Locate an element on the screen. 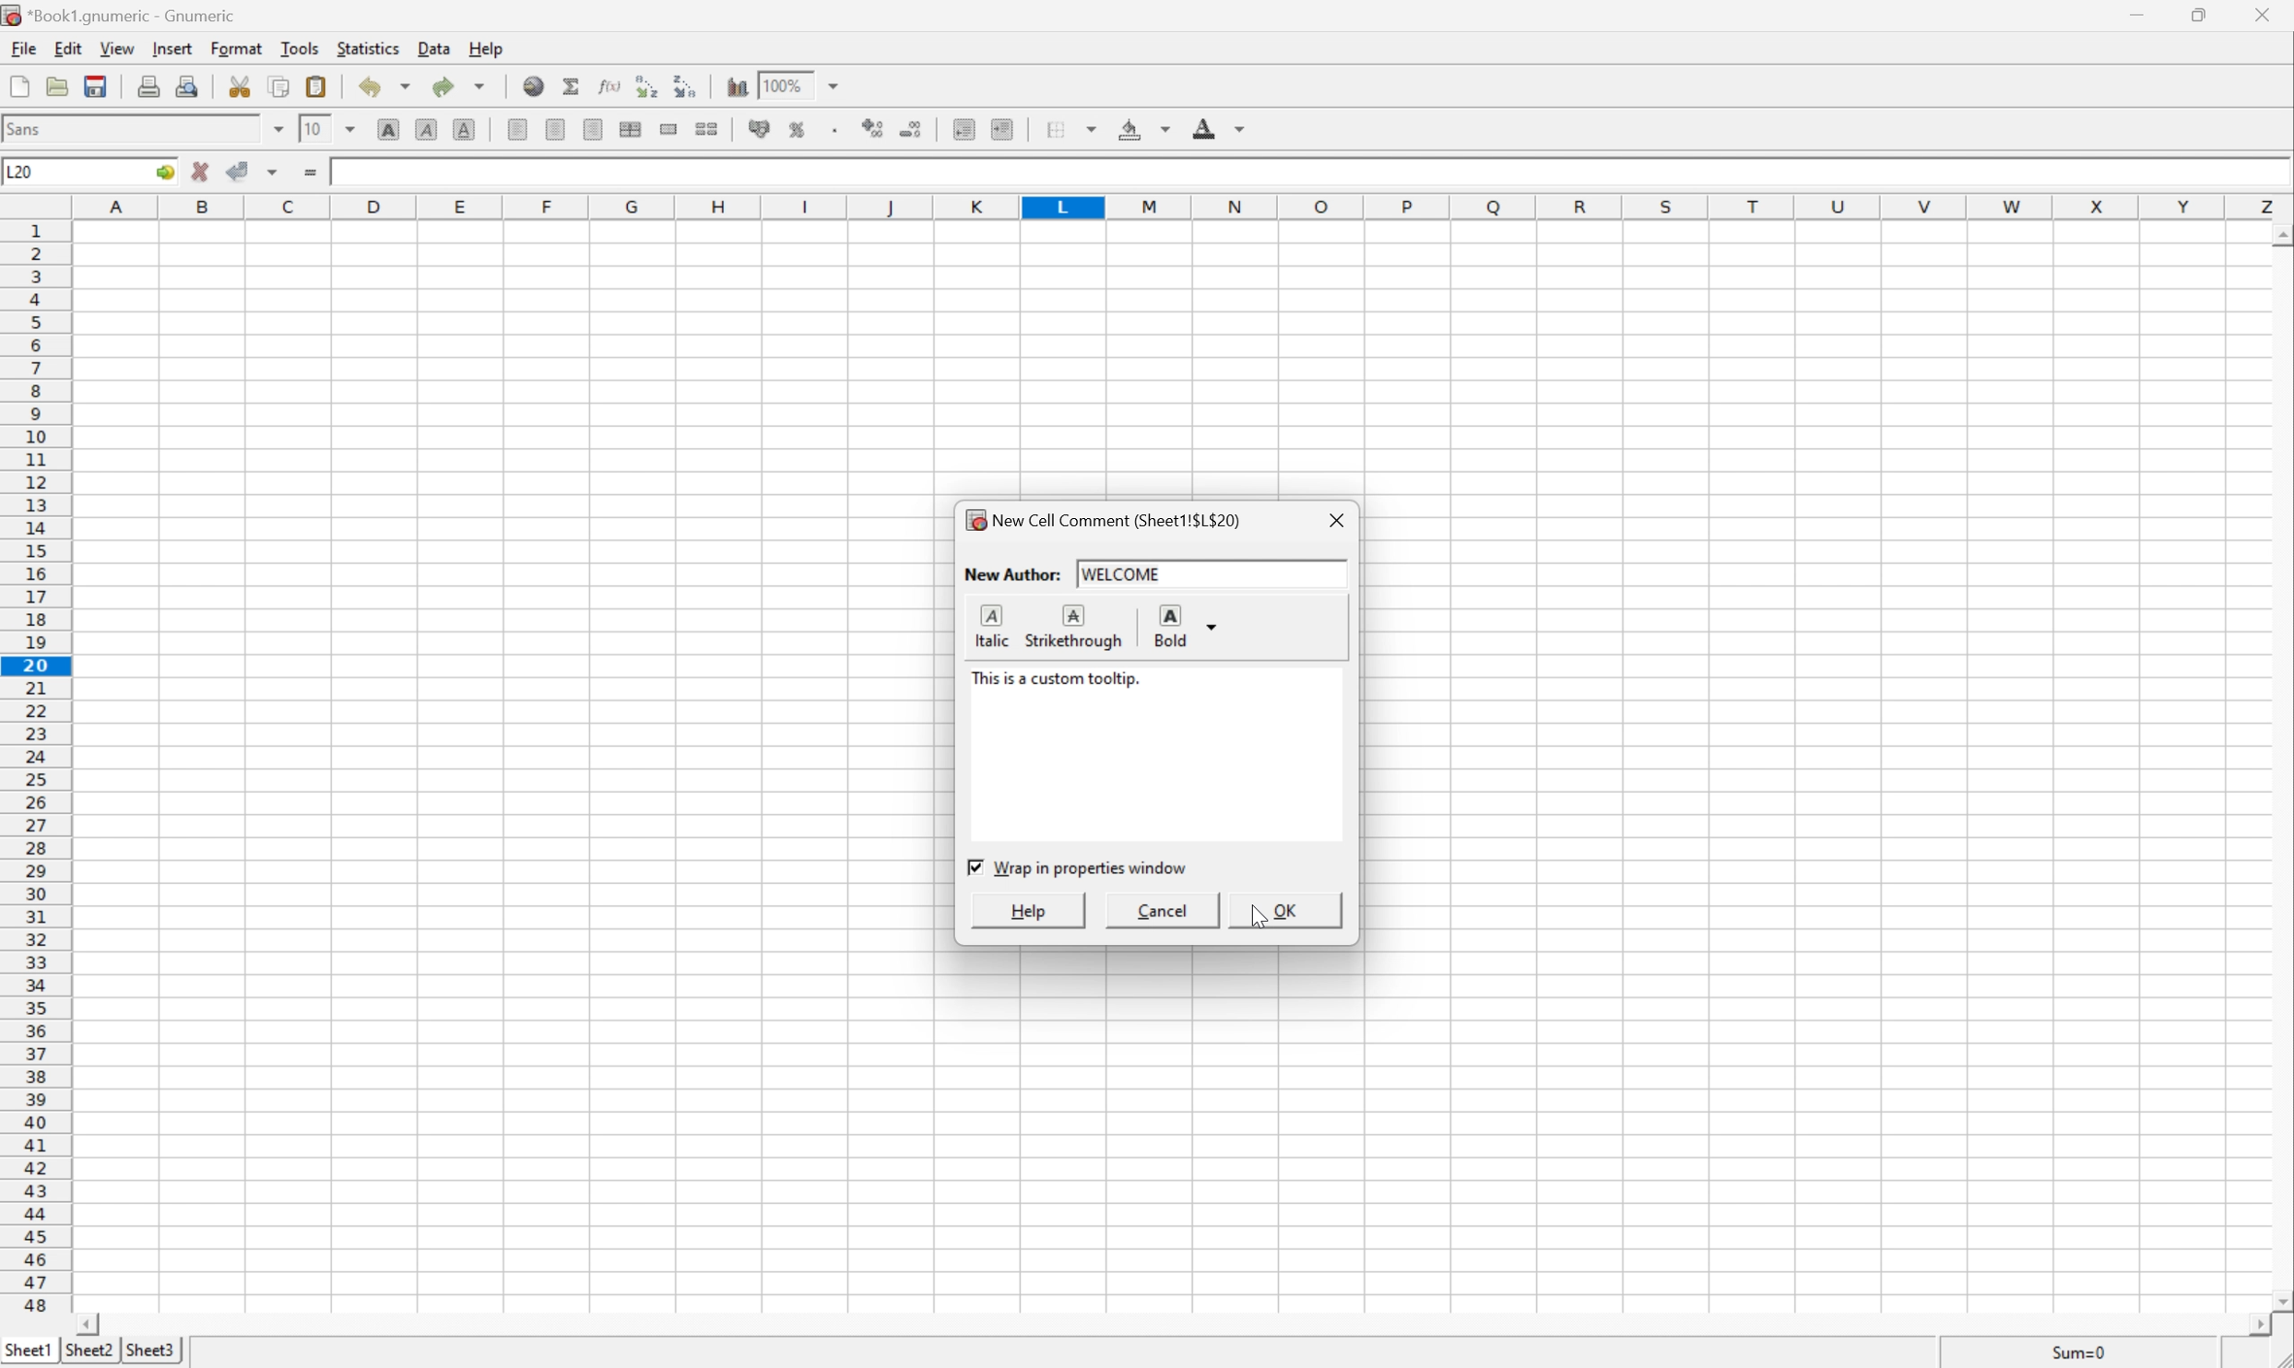 The width and height of the screenshot is (2294, 1368). Close is located at coordinates (2261, 15).